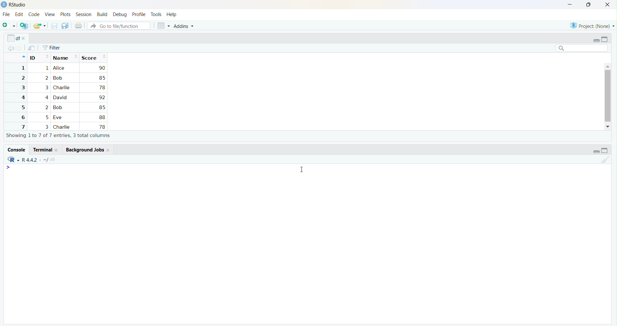 Image resolution: width=617 pixels, height=326 pixels. I want to click on 7, so click(22, 126).